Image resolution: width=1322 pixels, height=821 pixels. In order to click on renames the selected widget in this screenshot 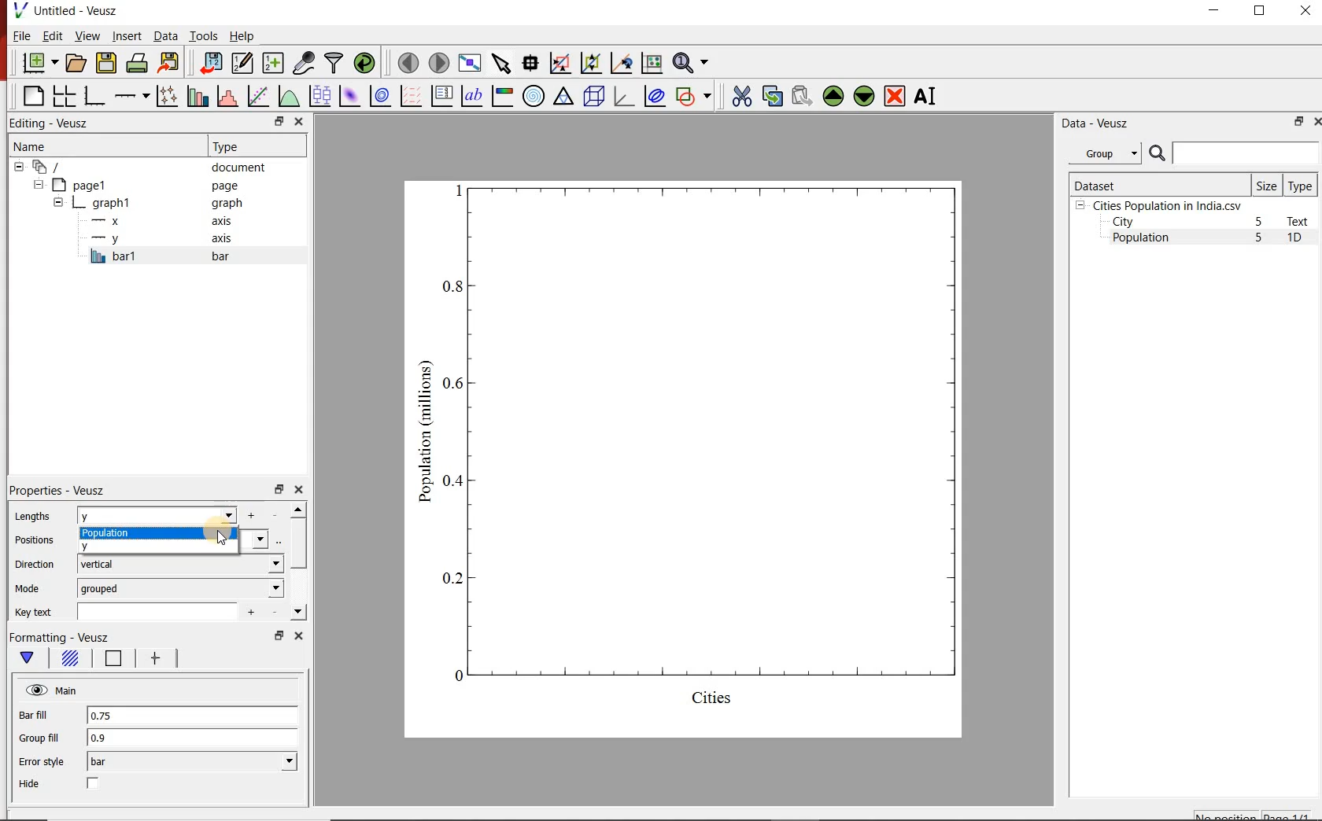, I will do `click(926, 96)`.